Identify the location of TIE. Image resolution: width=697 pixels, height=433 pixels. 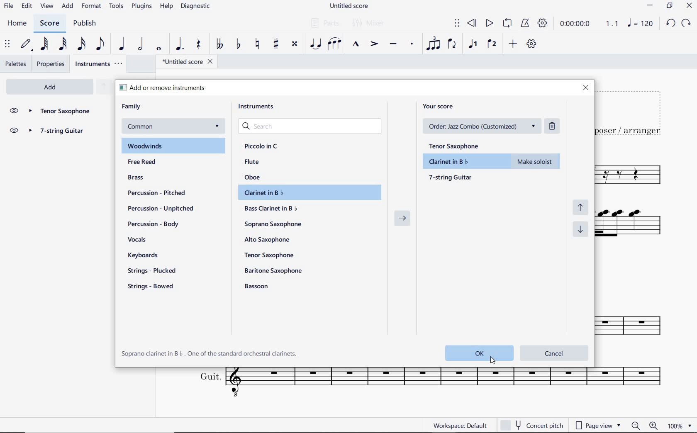
(315, 43).